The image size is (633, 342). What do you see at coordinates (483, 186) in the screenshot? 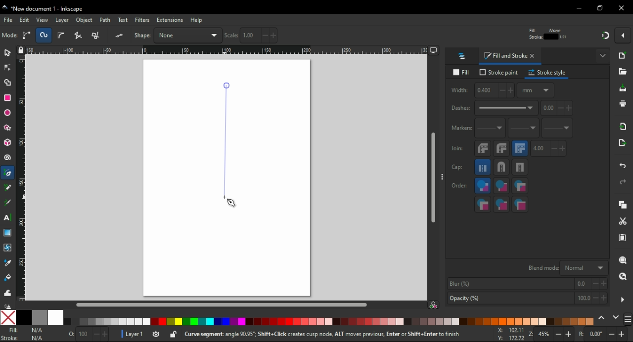
I see `fill,stroke,markers` at bounding box center [483, 186].